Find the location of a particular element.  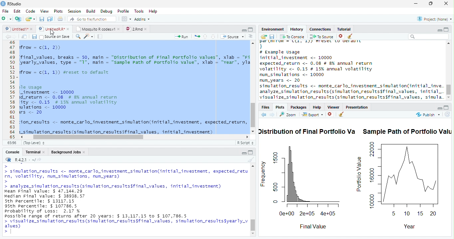

To Console is located at coordinates (292, 37).